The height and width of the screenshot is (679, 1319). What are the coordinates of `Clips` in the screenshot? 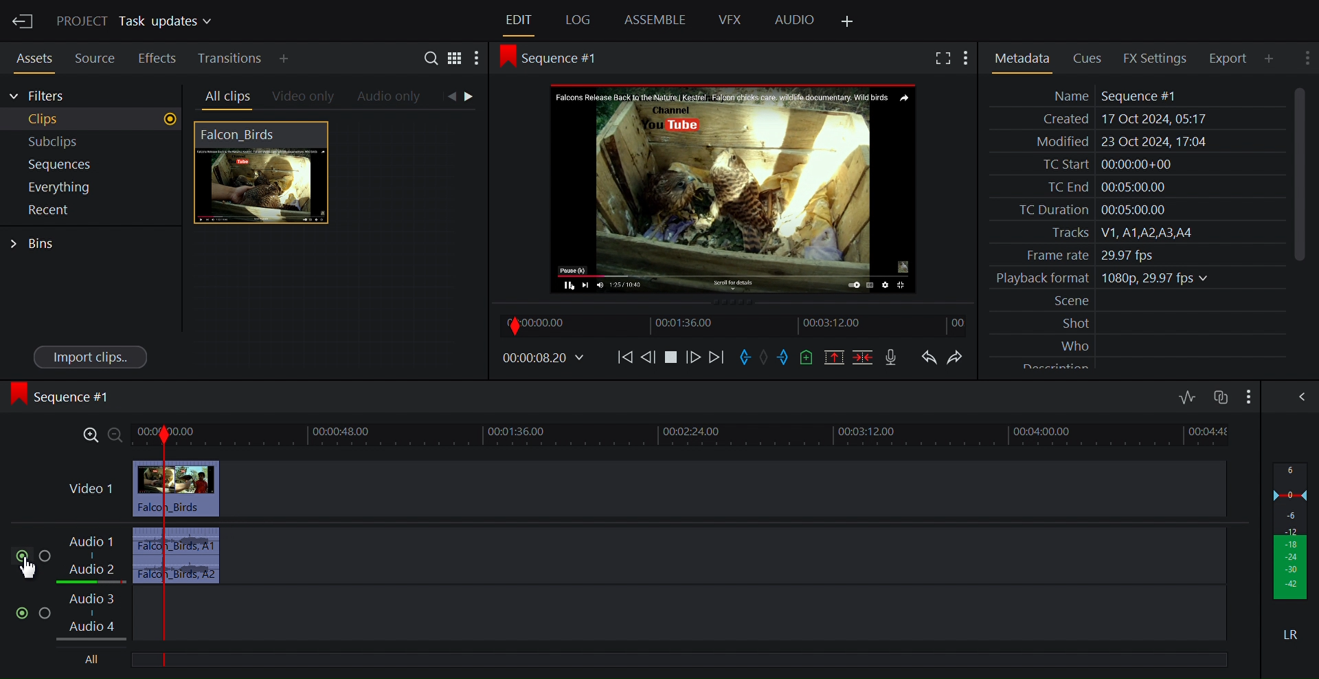 It's located at (92, 120).